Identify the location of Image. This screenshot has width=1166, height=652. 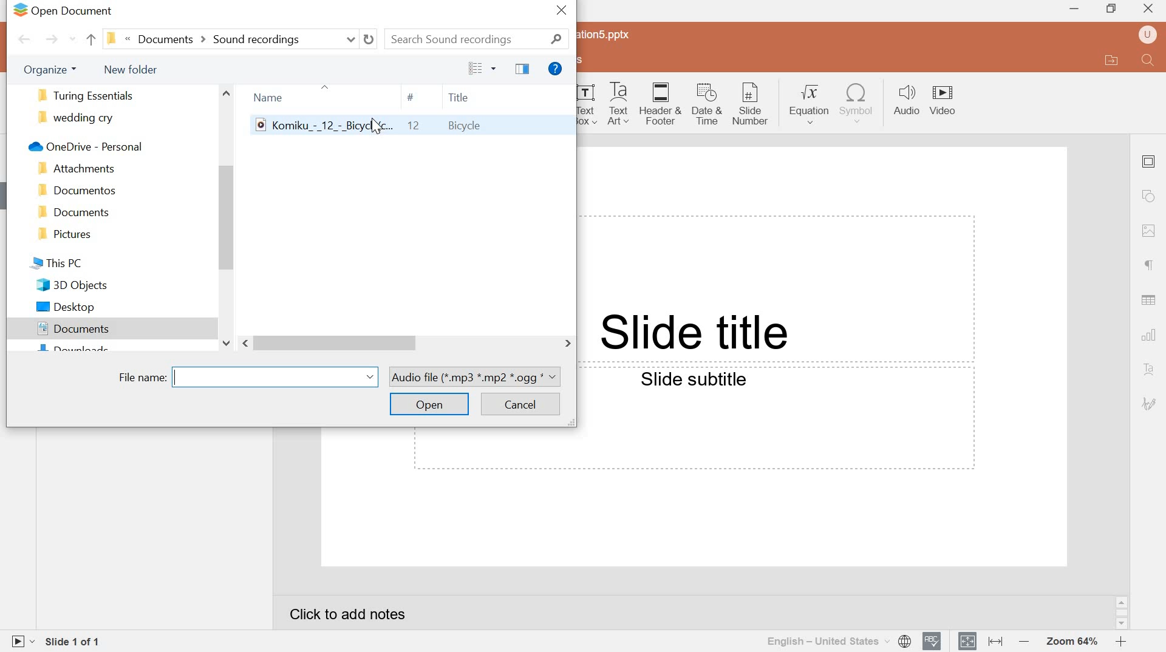
(1150, 231).